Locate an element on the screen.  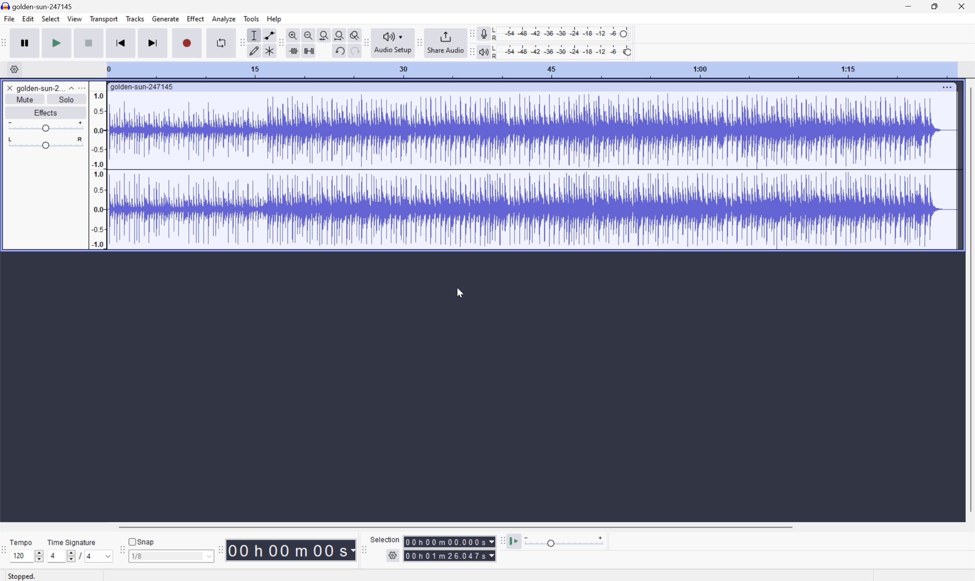
Edit is located at coordinates (27, 18).